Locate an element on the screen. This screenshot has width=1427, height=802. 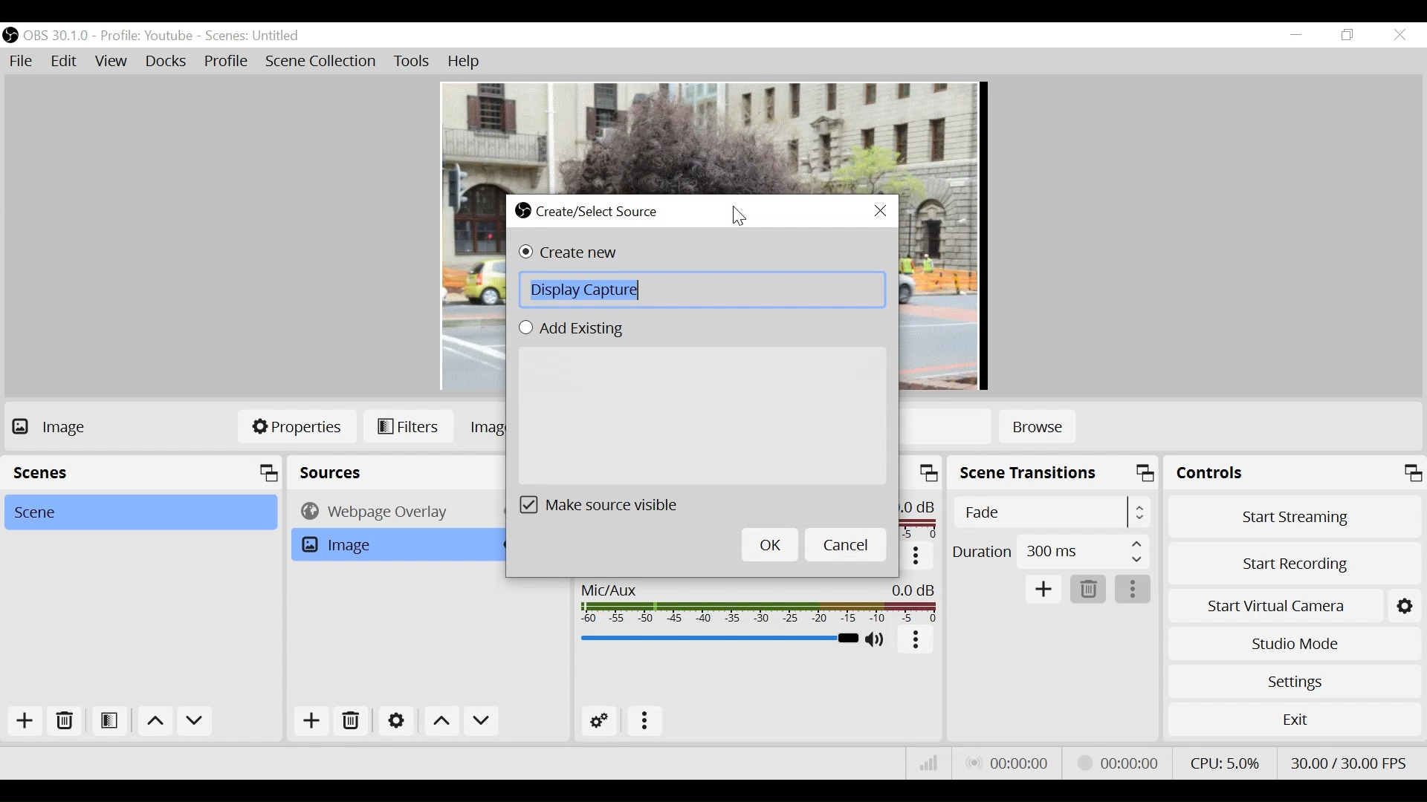
cursor is located at coordinates (739, 217).